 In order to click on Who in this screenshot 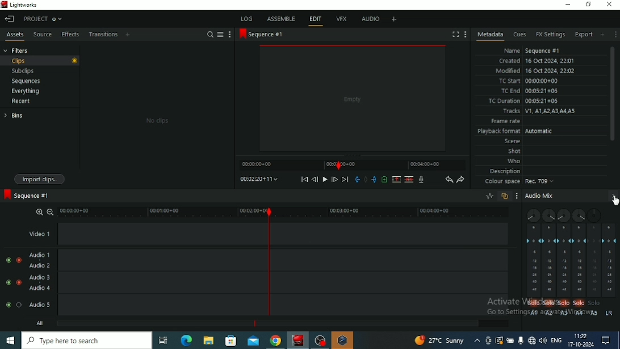, I will do `click(513, 161)`.